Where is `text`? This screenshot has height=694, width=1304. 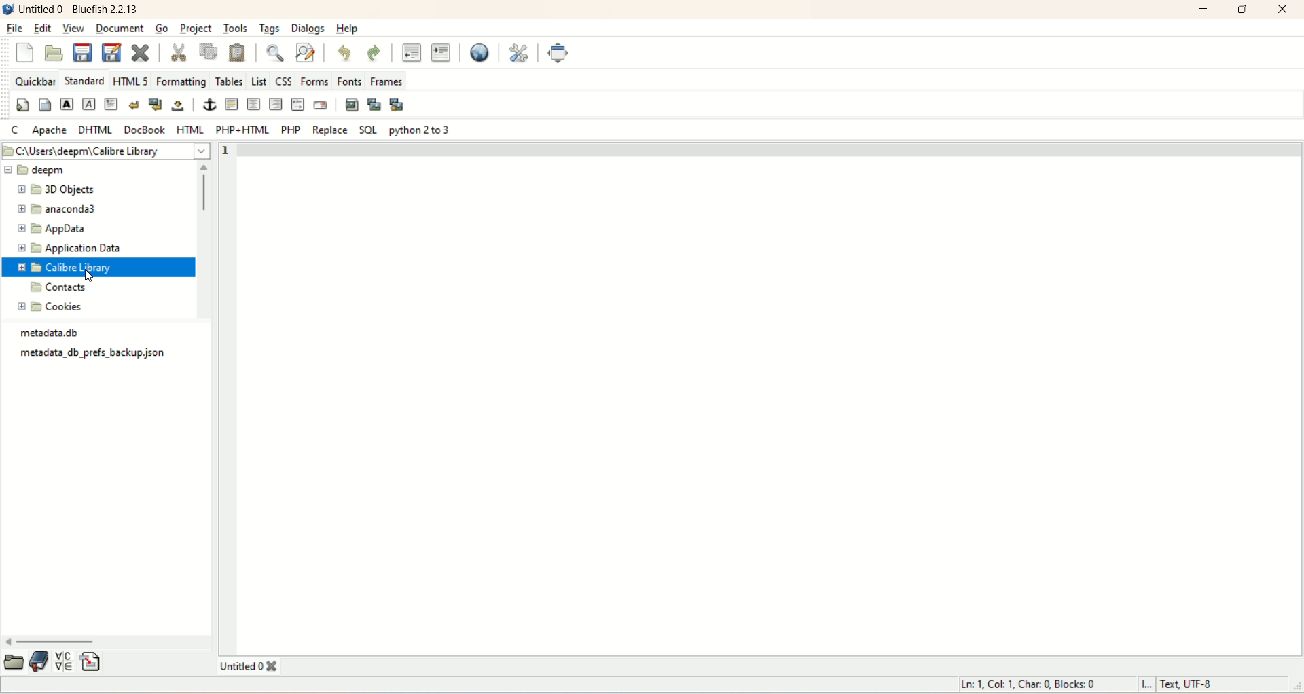 text is located at coordinates (97, 348).